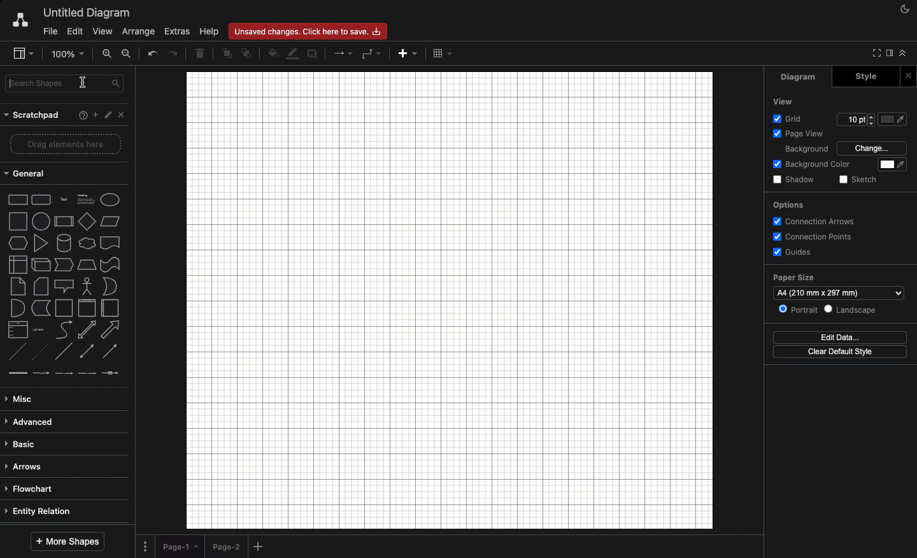  What do you see at coordinates (68, 308) in the screenshot?
I see `shapes` at bounding box center [68, 308].